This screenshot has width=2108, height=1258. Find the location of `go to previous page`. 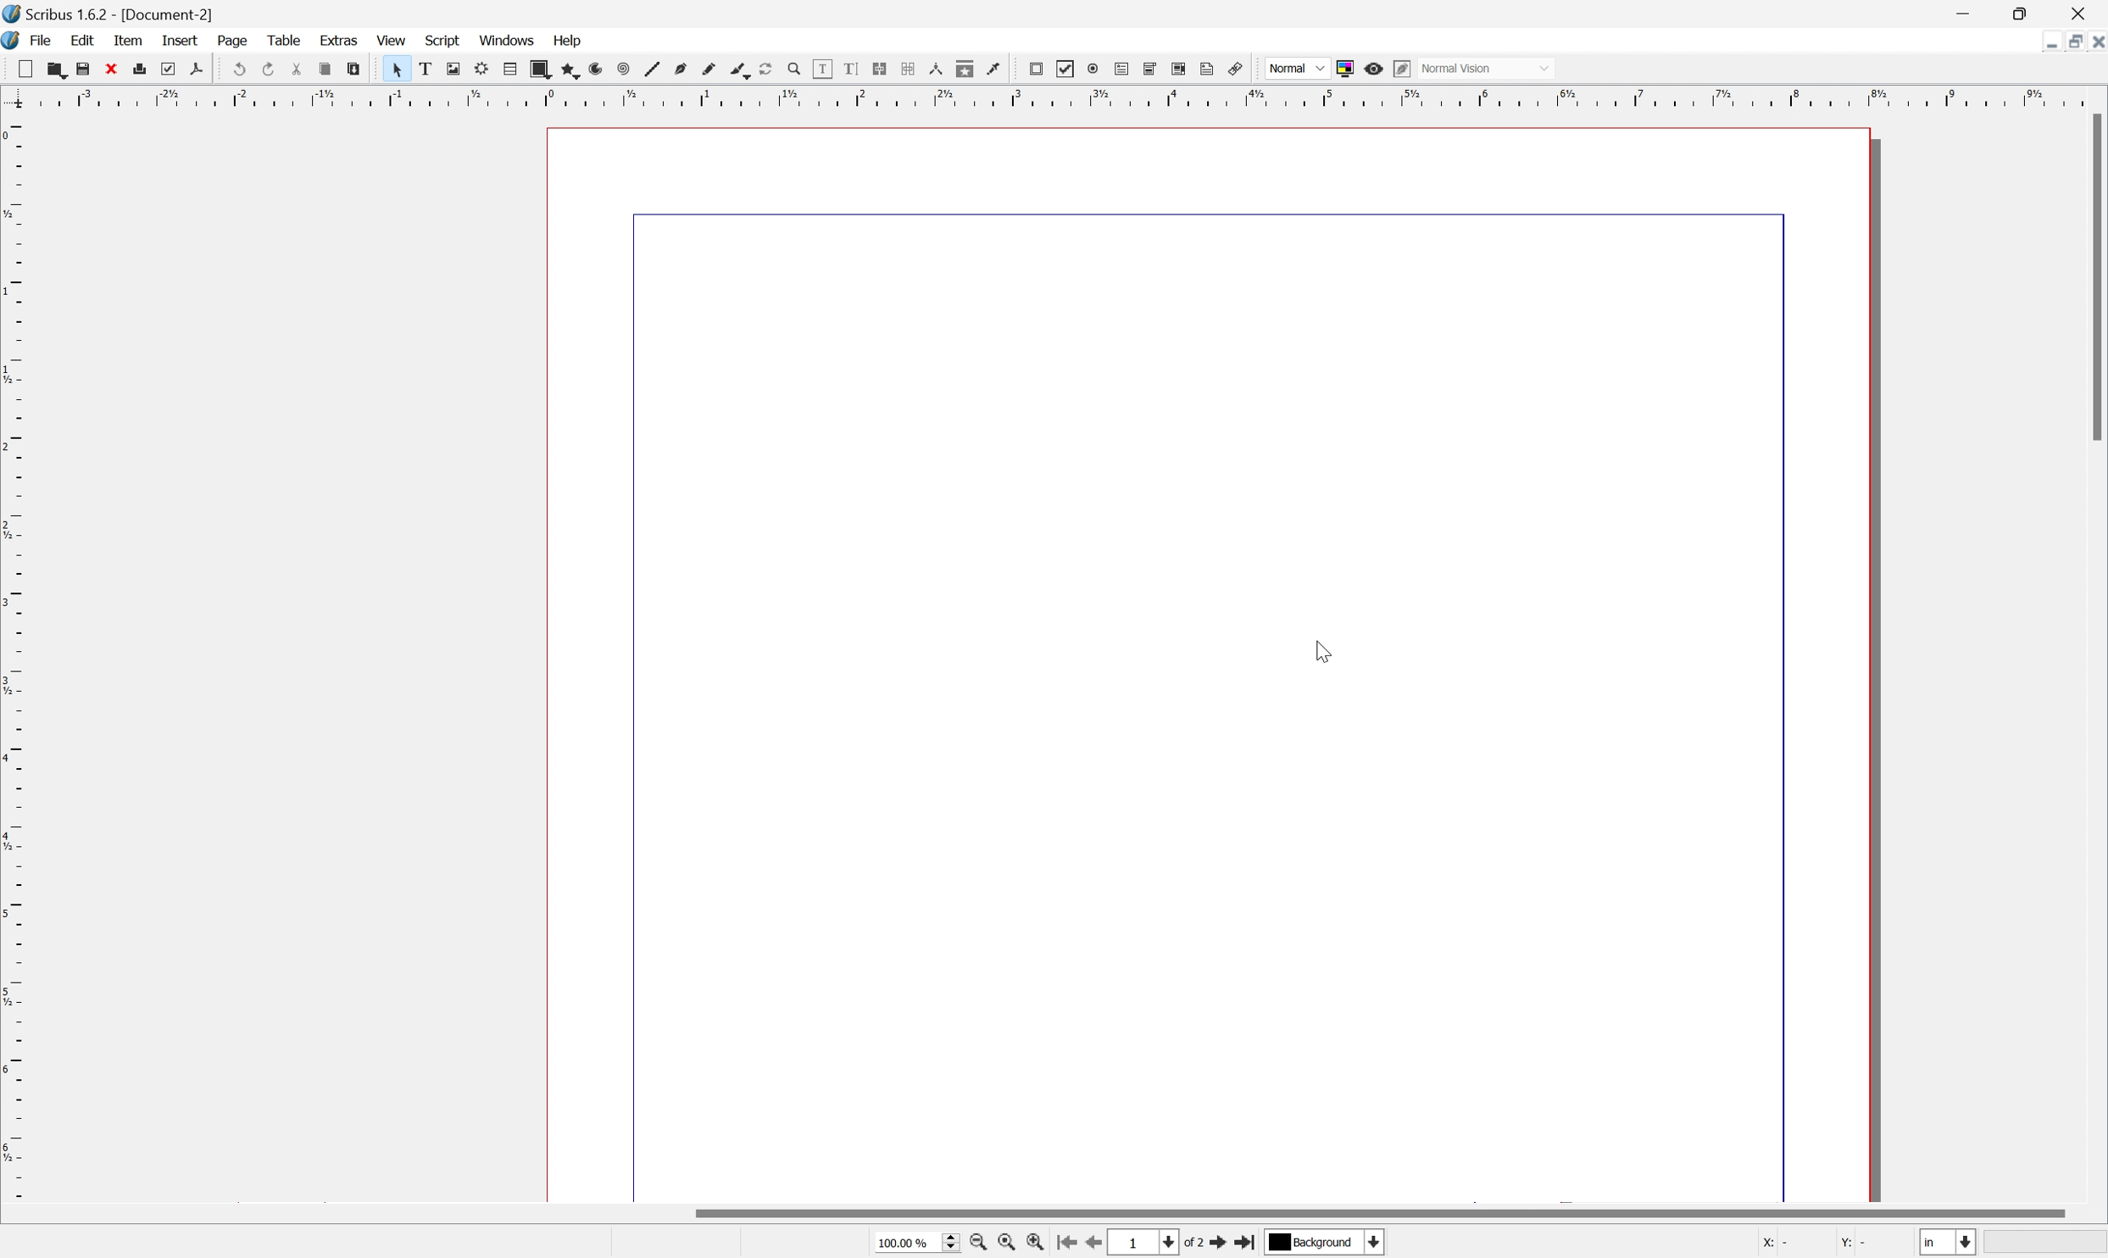

go to previous page is located at coordinates (1098, 1244).